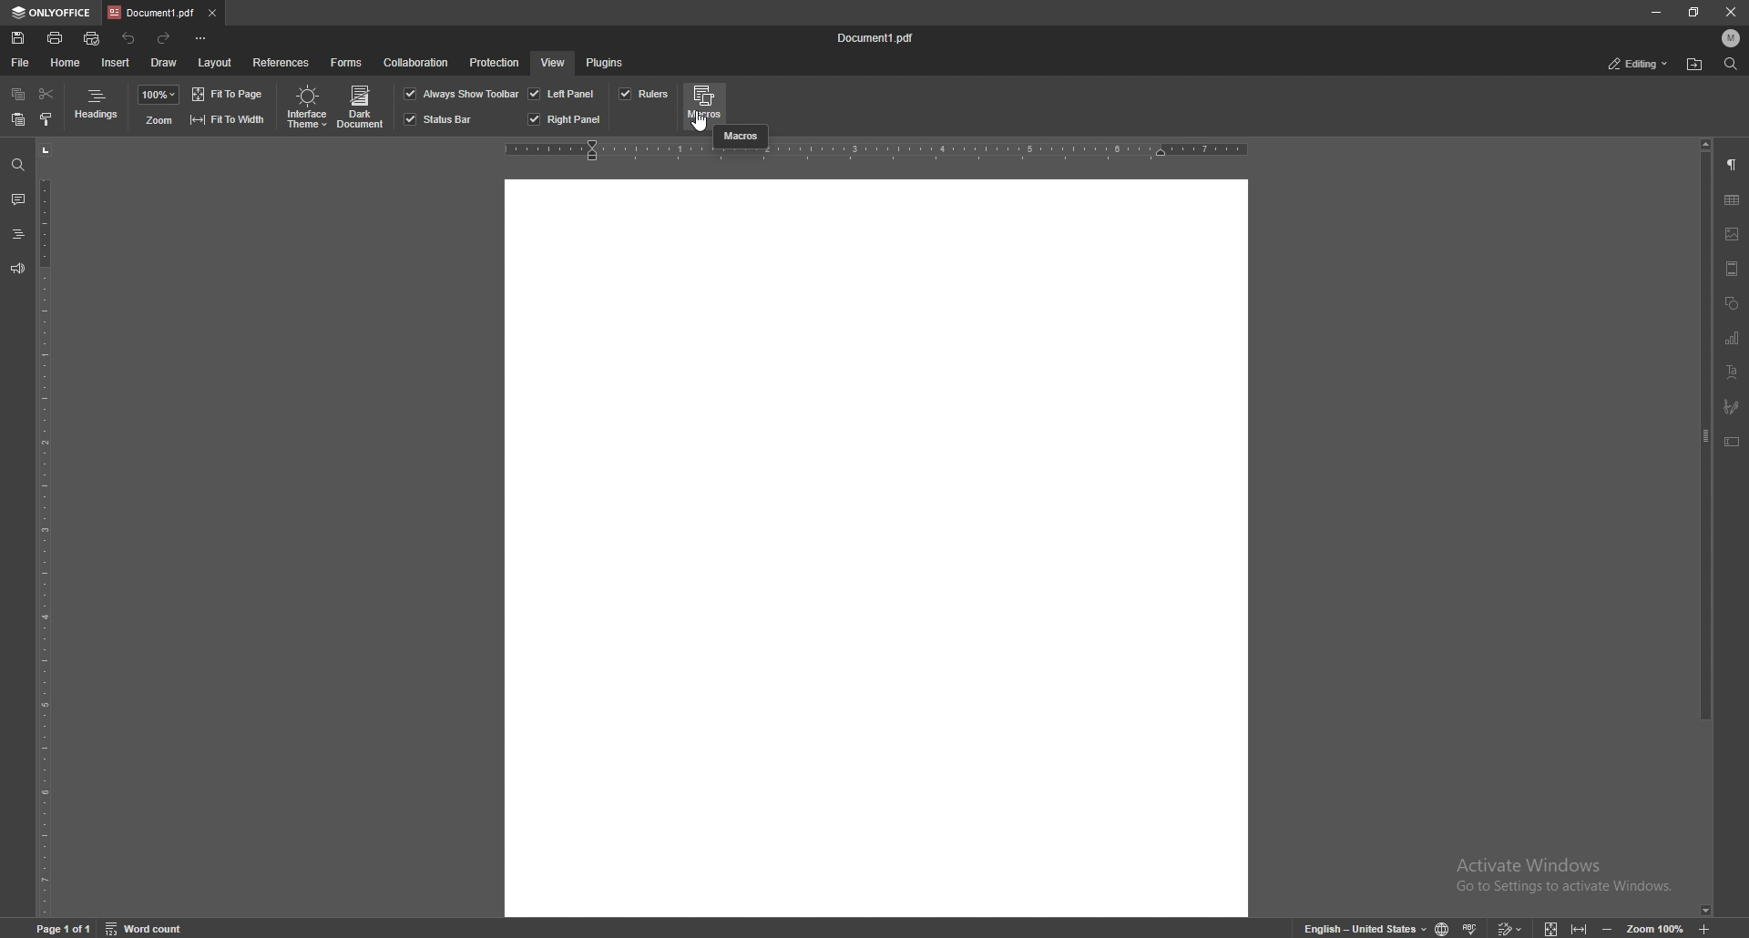 The image size is (1749, 938). What do you see at coordinates (876, 547) in the screenshot?
I see `document` at bounding box center [876, 547].